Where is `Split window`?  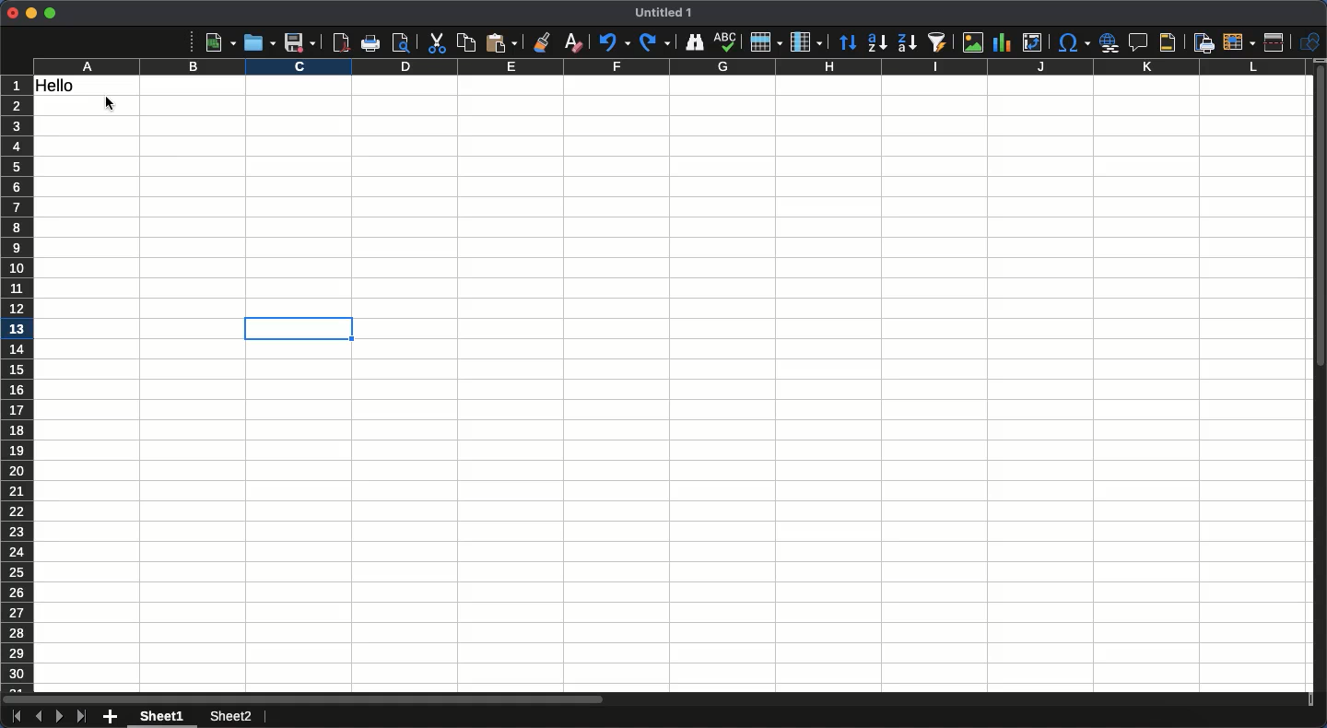
Split window is located at coordinates (1278, 42).